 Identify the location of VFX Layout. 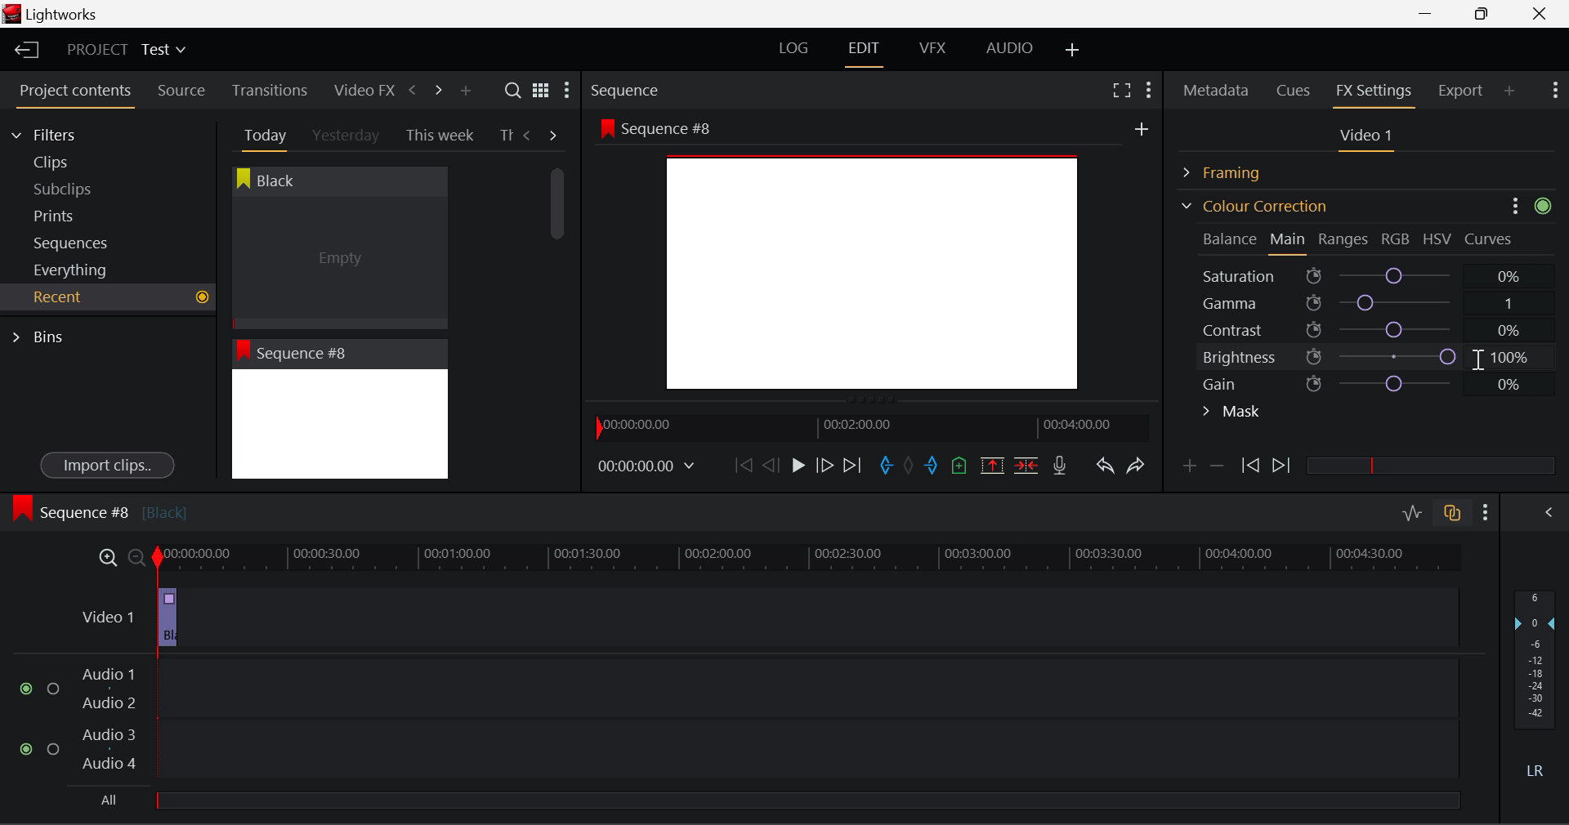
(936, 50).